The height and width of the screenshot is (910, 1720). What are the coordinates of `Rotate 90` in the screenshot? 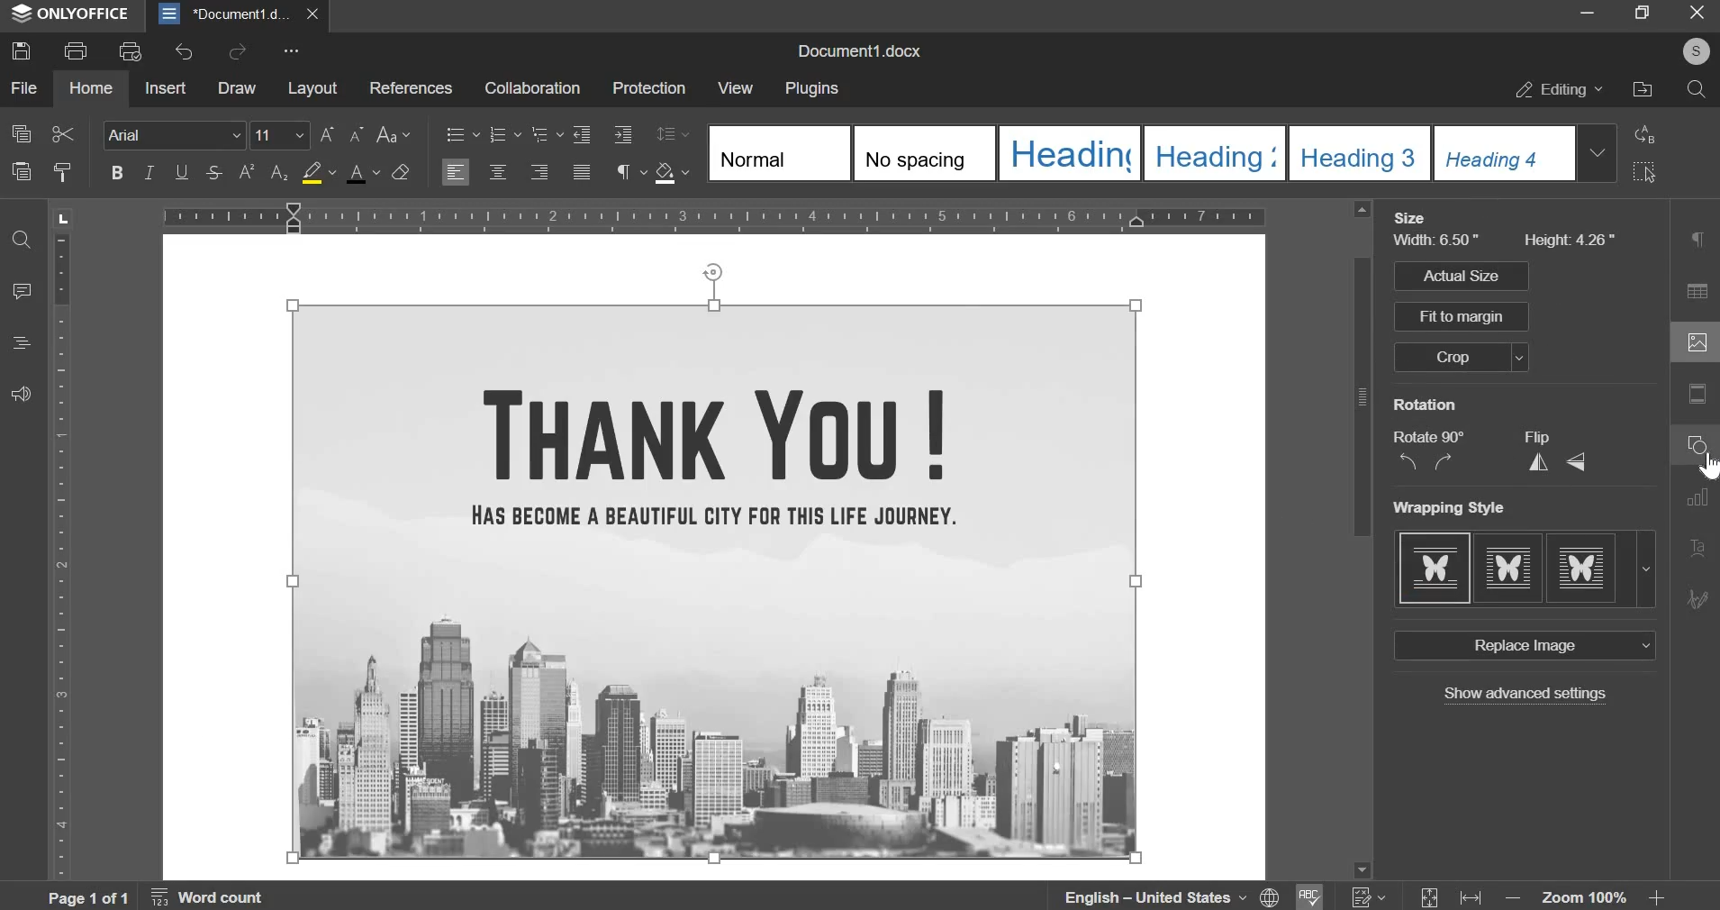 It's located at (1434, 450).